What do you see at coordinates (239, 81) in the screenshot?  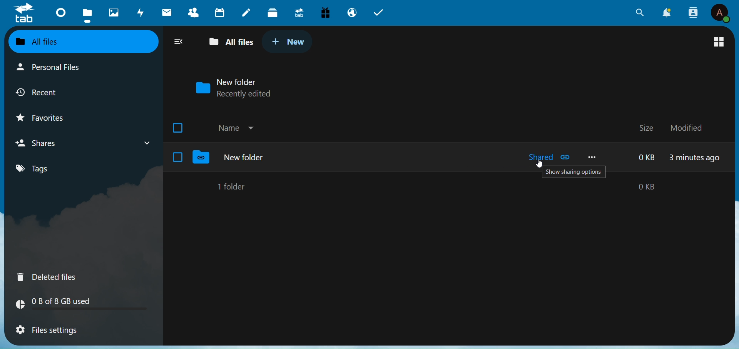 I see `New Folder` at bounding box center [239, 81].